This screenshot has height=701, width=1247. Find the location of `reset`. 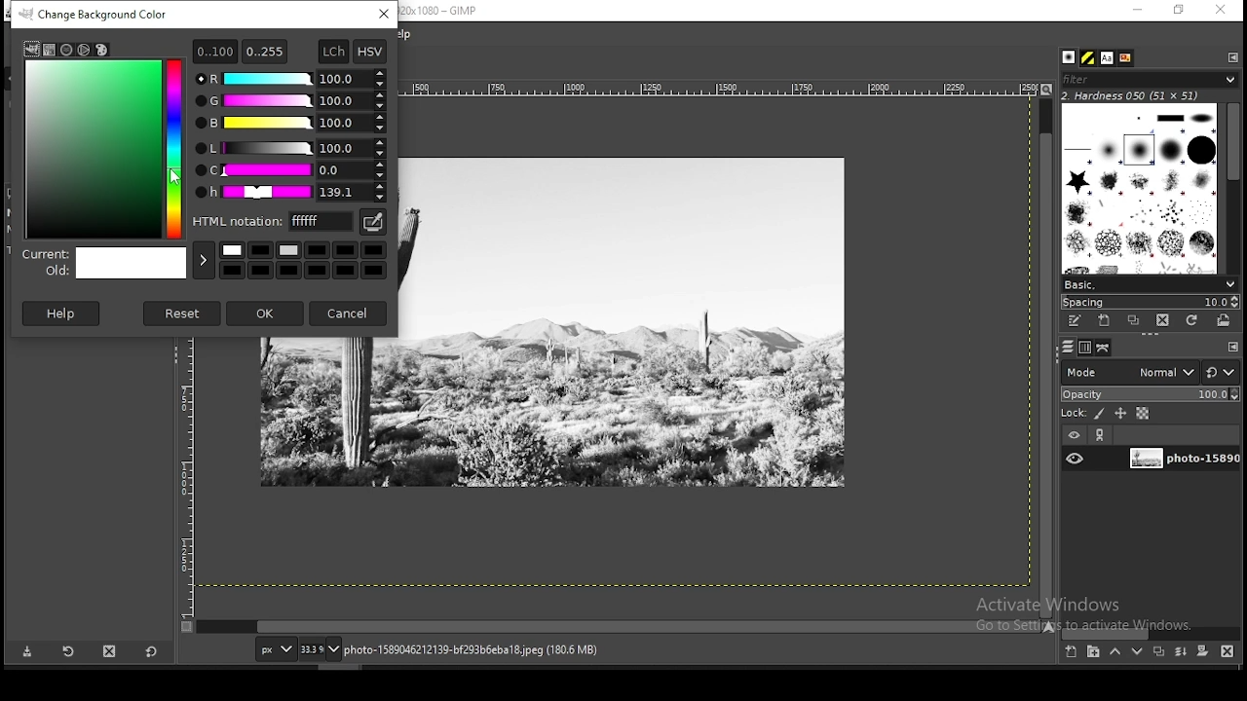

reset is located at coordinates (183, 313).